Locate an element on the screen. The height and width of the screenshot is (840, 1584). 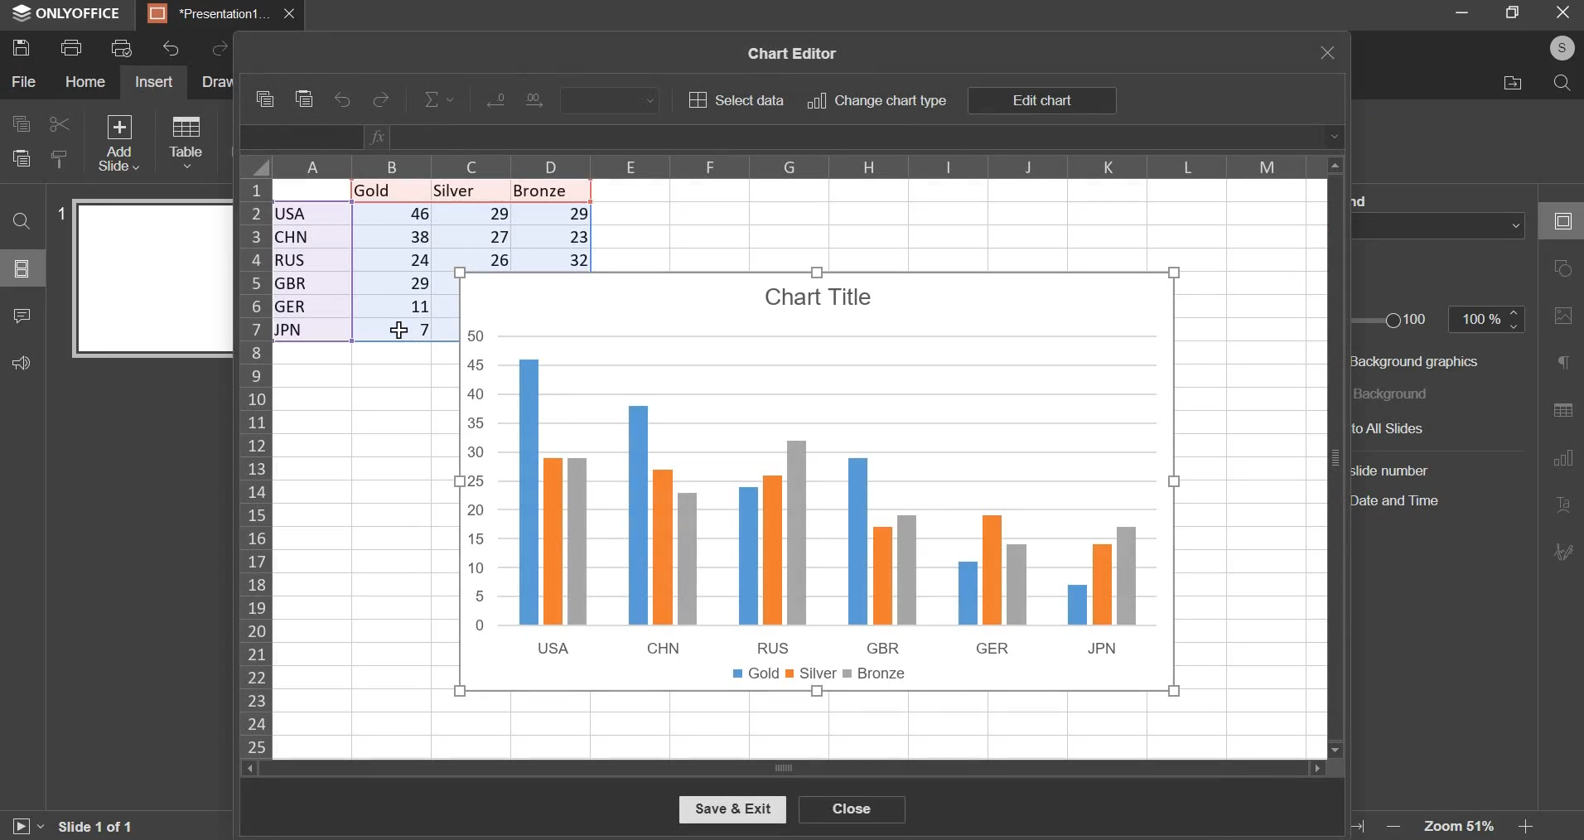
table settings is located at coordinates (1560, 413).